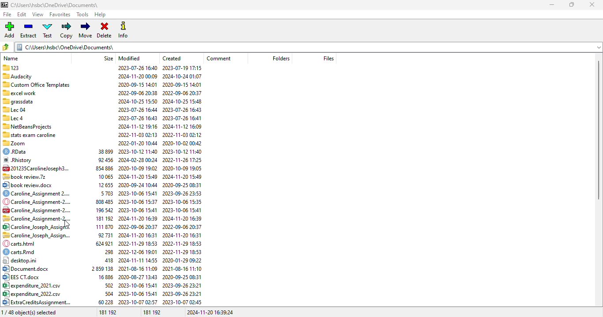  I want to click on maximize, so click(572, 5).